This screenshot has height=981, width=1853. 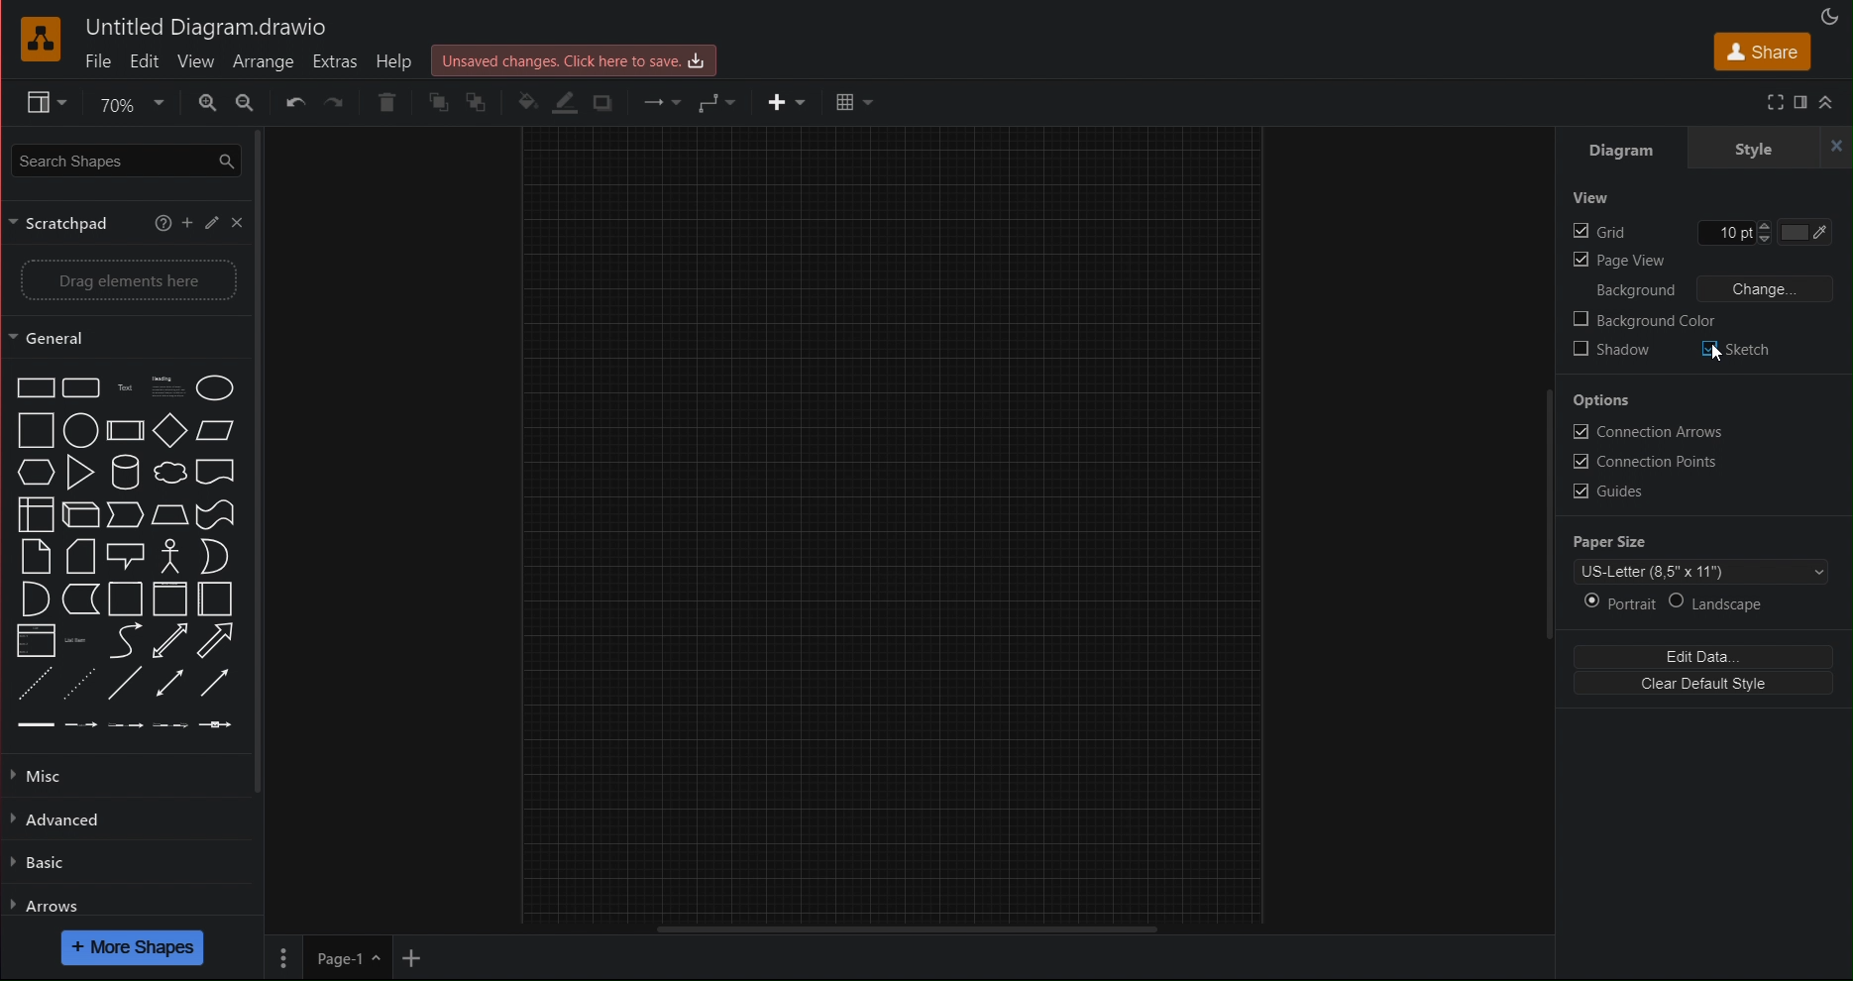 I want to click on process, so click(x=125, y=430).